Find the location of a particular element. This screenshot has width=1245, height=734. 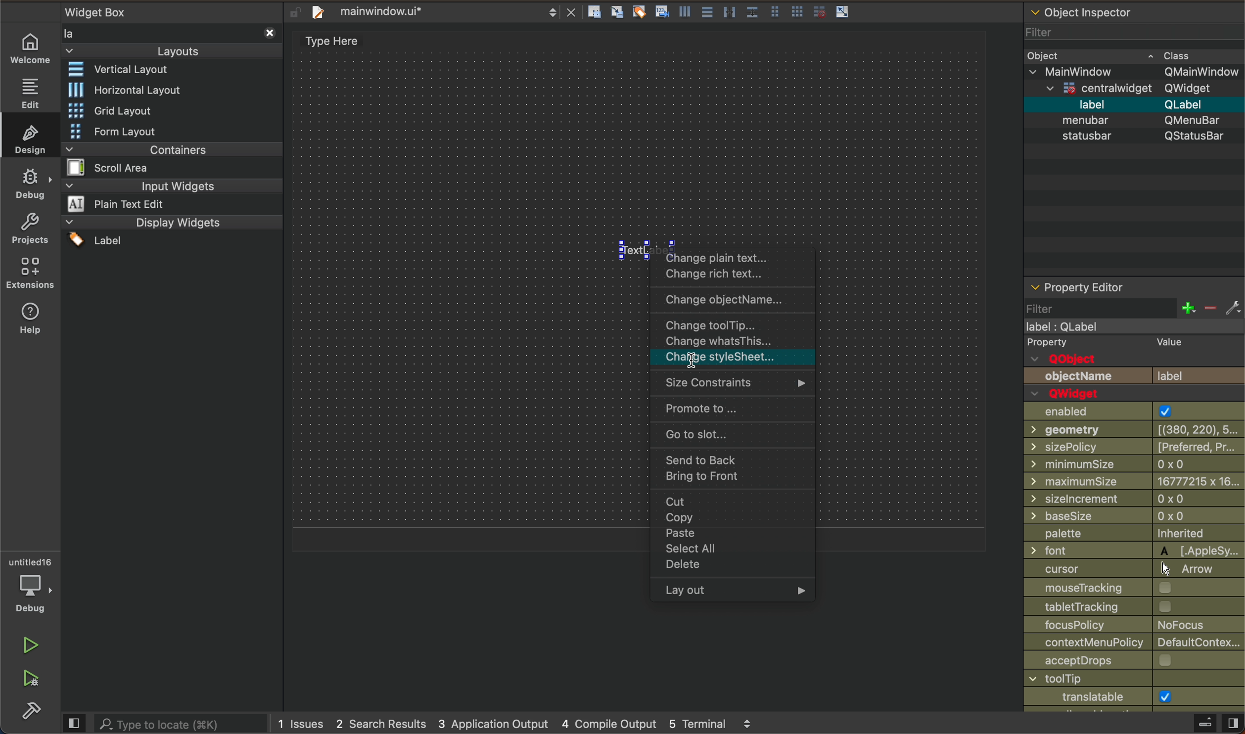

change text is located at coordinates (733, 256).